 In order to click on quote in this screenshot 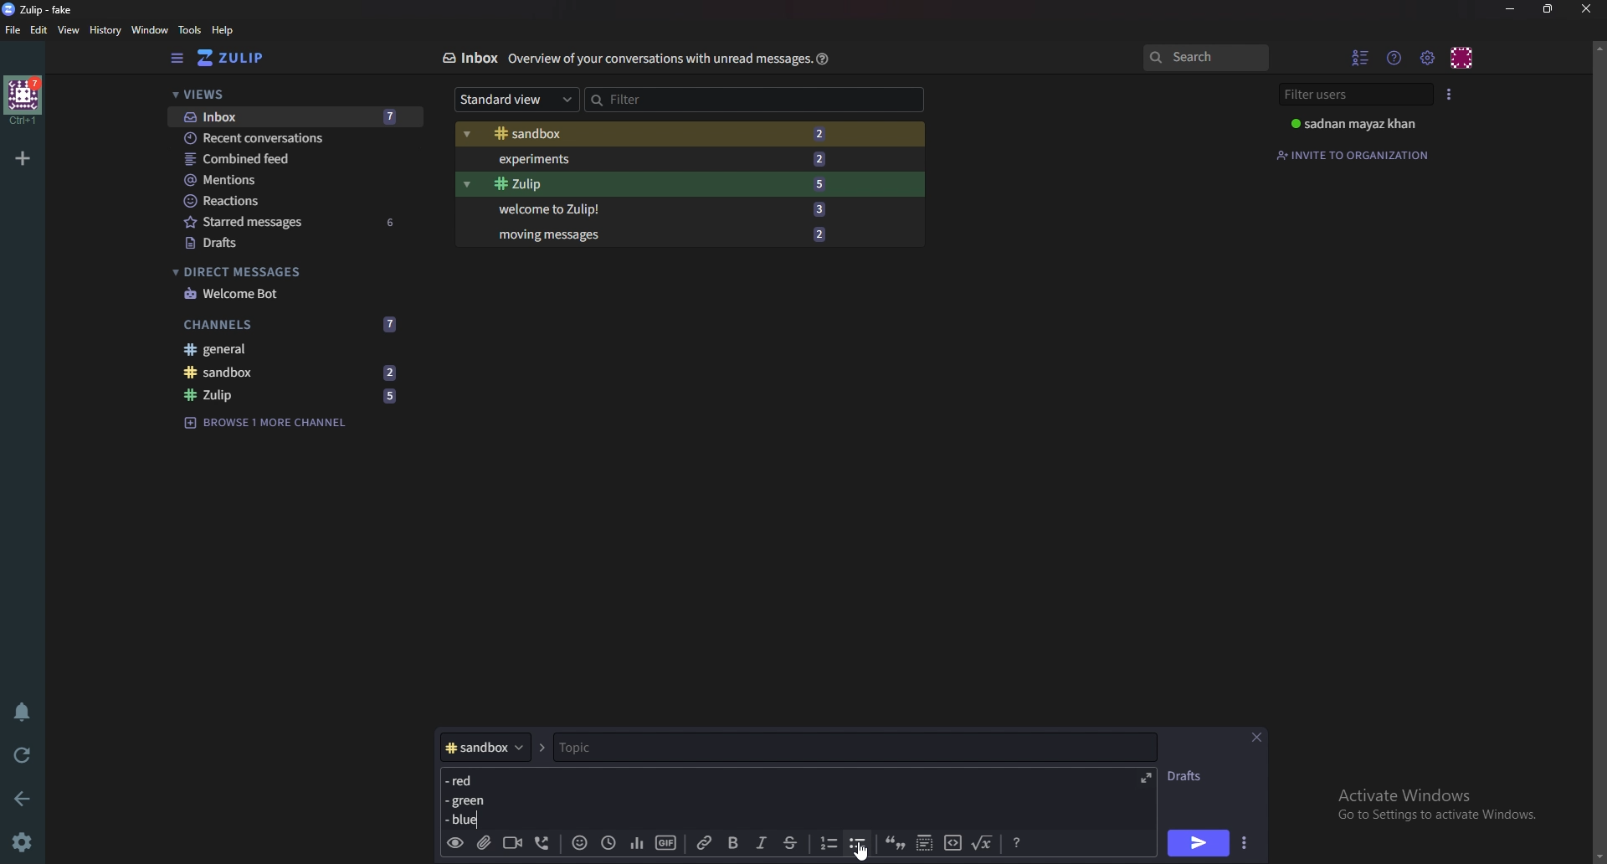, I will do `click(894, 841)`.